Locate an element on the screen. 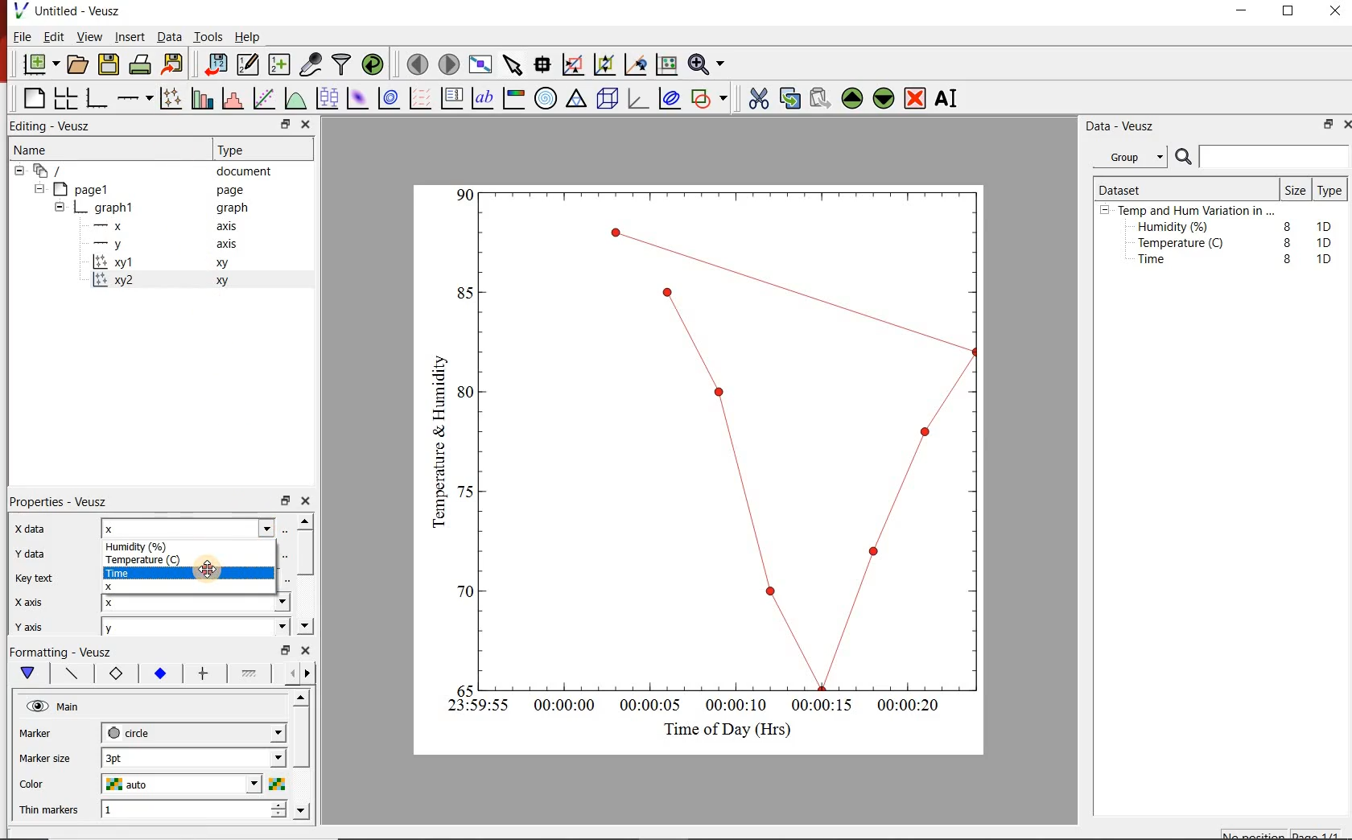 Image resolution: width=1352 pixels, height=840 pixels. close is located at coordinates (307, 124).